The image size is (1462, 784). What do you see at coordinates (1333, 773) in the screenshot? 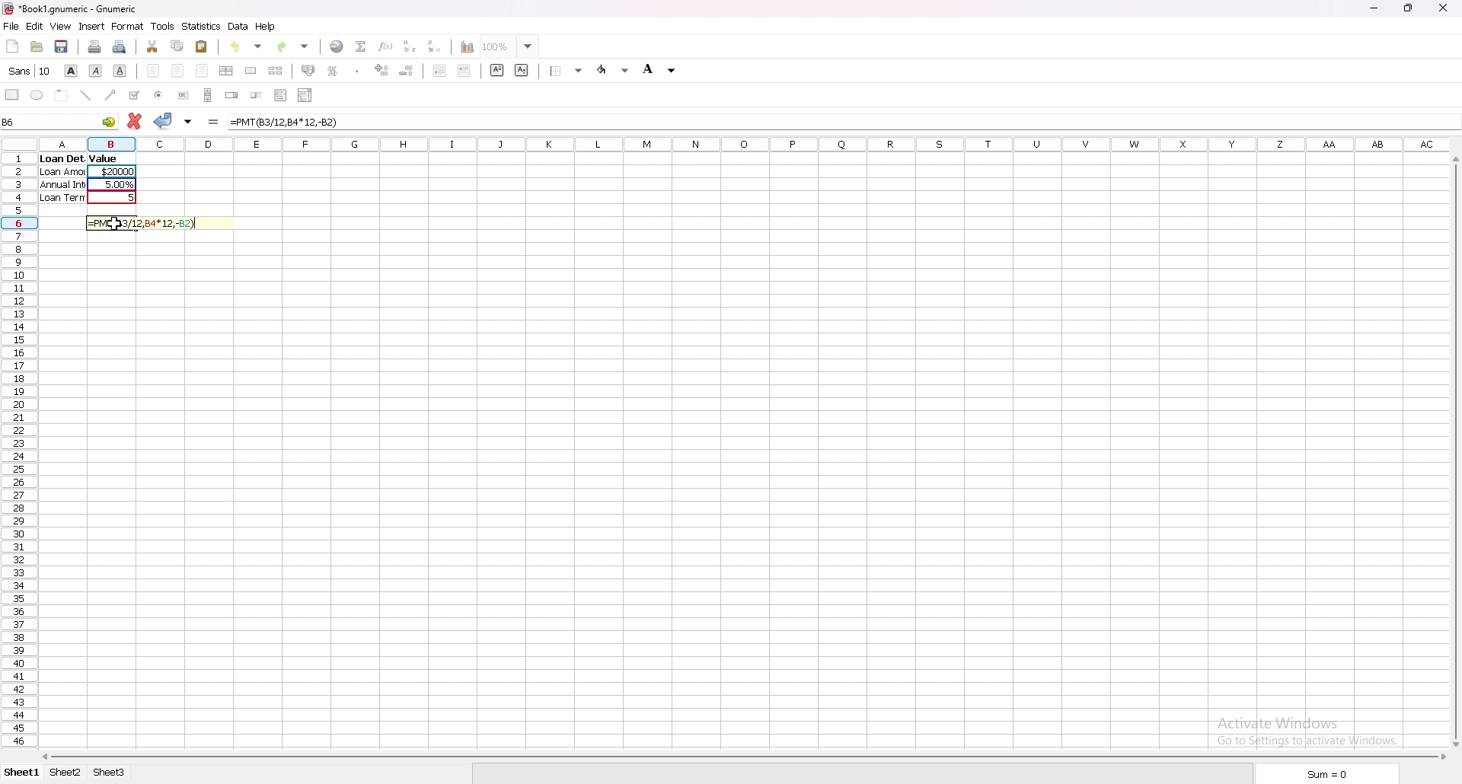
I see `sum` at bounding box center [1333, 773].